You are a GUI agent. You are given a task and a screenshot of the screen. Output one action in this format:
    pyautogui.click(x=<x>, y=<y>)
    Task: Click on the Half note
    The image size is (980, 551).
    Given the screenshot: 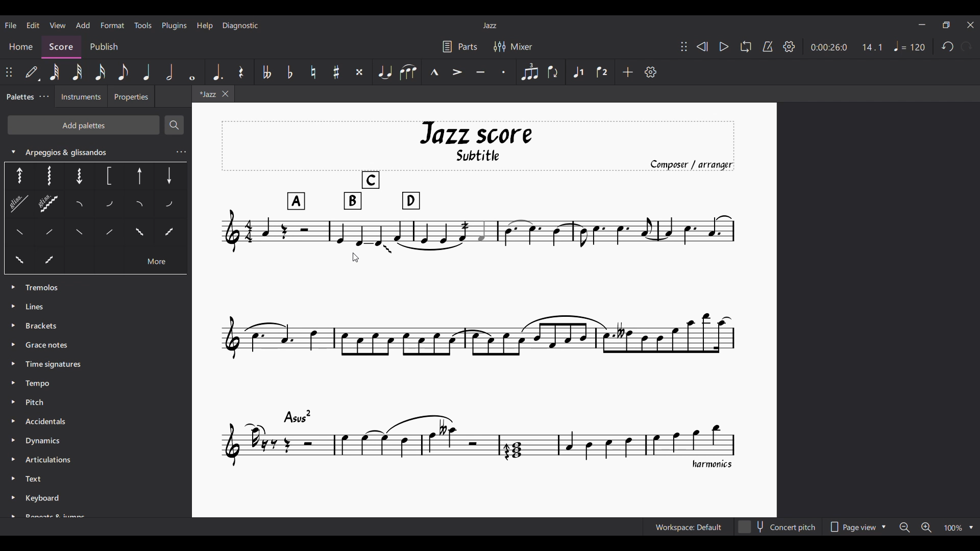 What is the action you would take?
    pyautogui.click(x=170, y=72)
    